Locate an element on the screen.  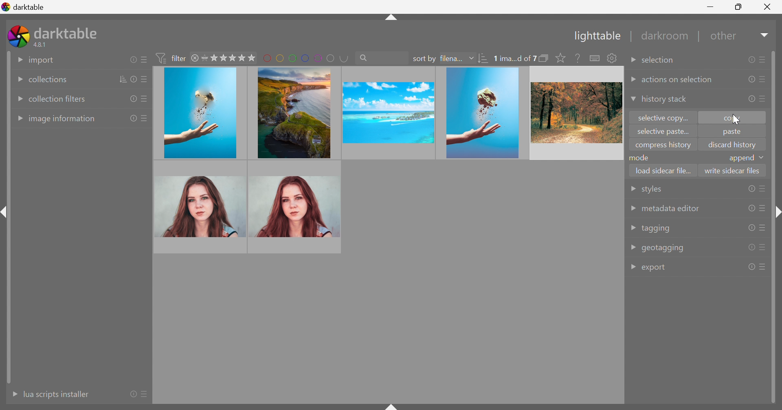
reset is located at coordinates (751, 189).